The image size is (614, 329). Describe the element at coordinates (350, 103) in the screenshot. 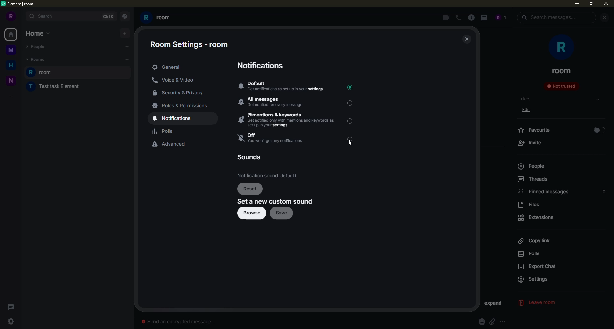

I see `click to select` at that location.